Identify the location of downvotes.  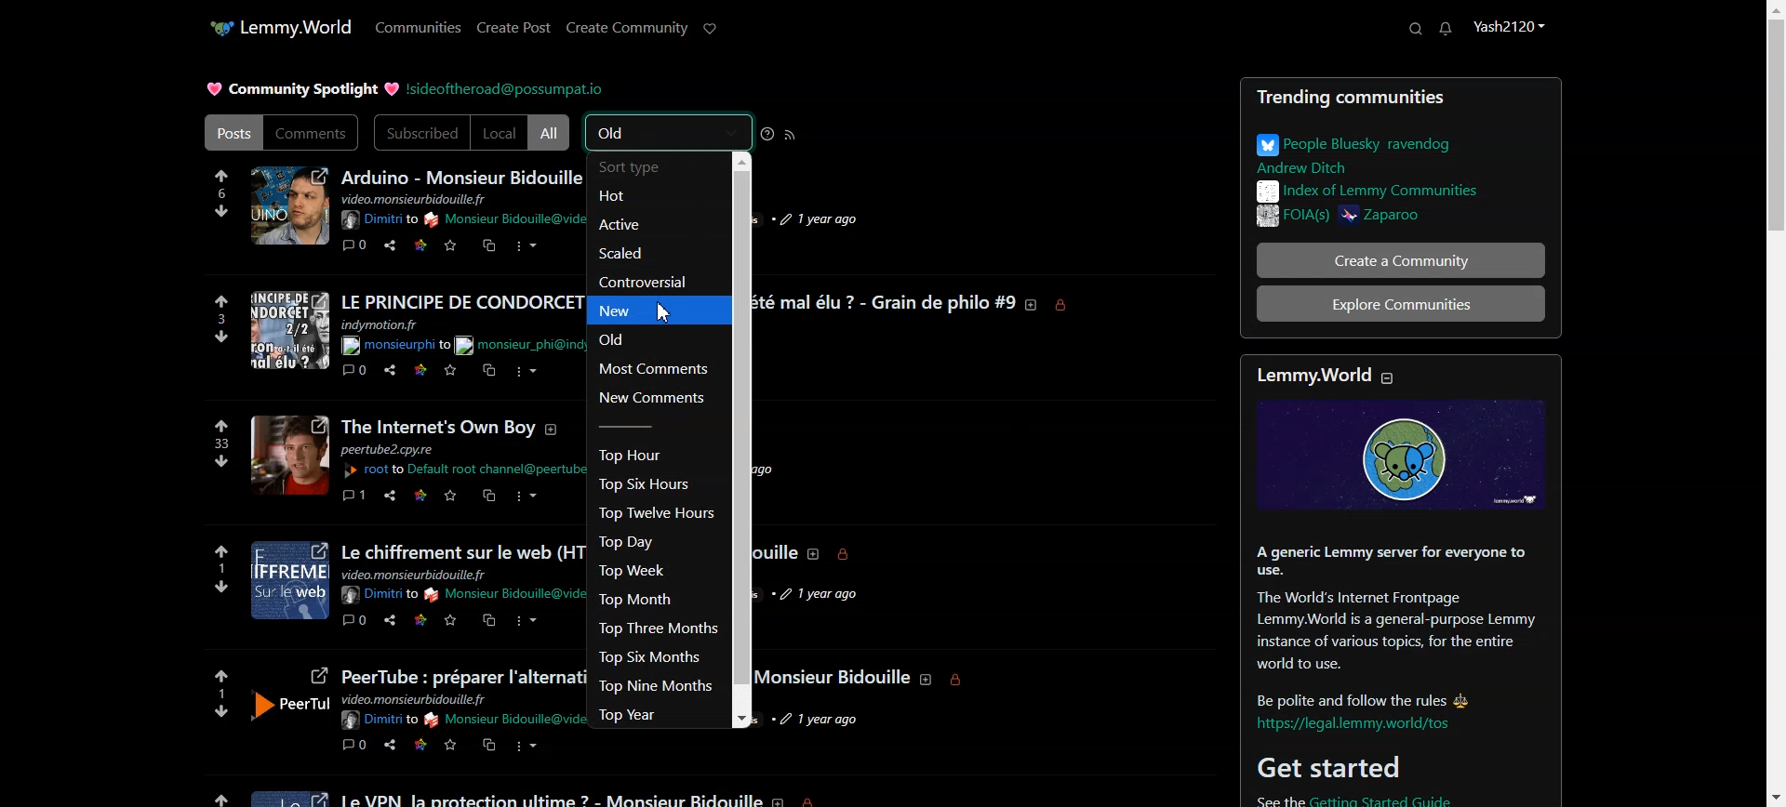
(212, 714).